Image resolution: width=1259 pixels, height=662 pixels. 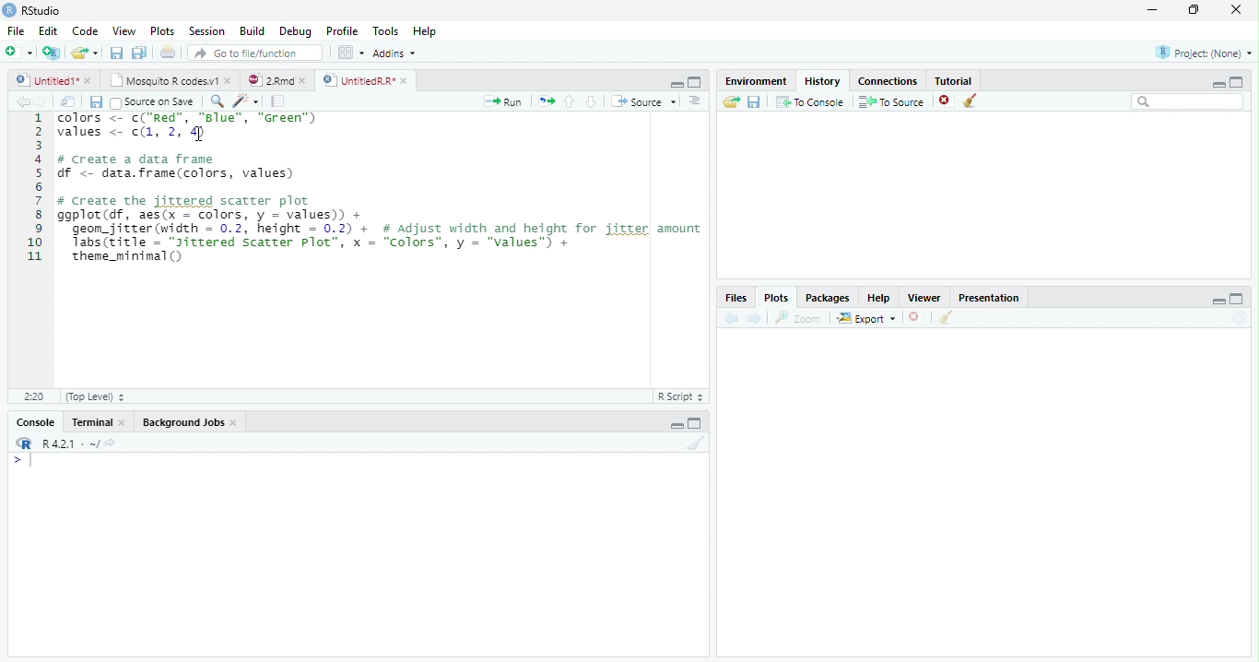 I want to click on Print the current file, so click(x=169, y=52).